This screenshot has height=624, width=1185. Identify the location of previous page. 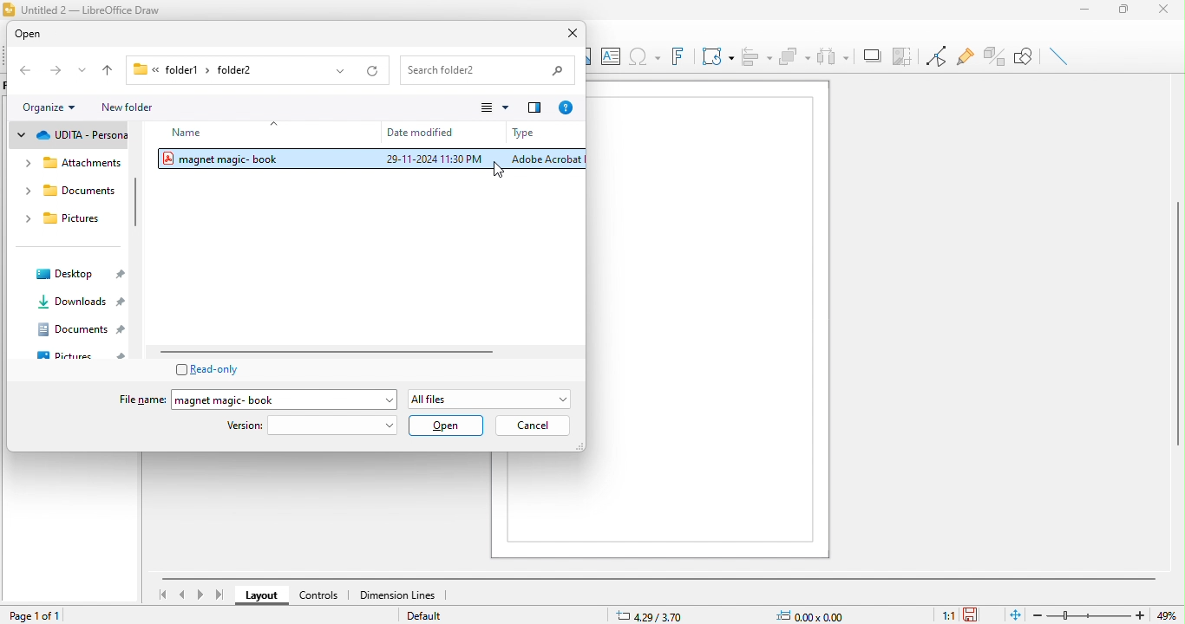
(182, 595).